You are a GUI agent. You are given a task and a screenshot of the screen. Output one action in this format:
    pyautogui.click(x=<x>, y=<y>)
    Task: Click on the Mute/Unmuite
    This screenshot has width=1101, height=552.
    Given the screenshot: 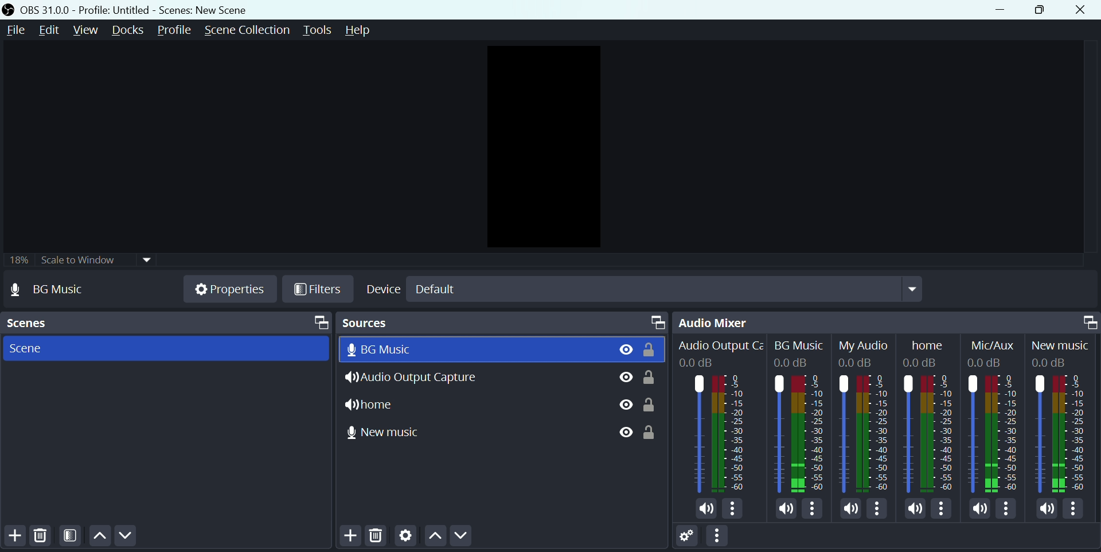 What is the action you would take?
    pyautogui.click(x=850, y=510)
    